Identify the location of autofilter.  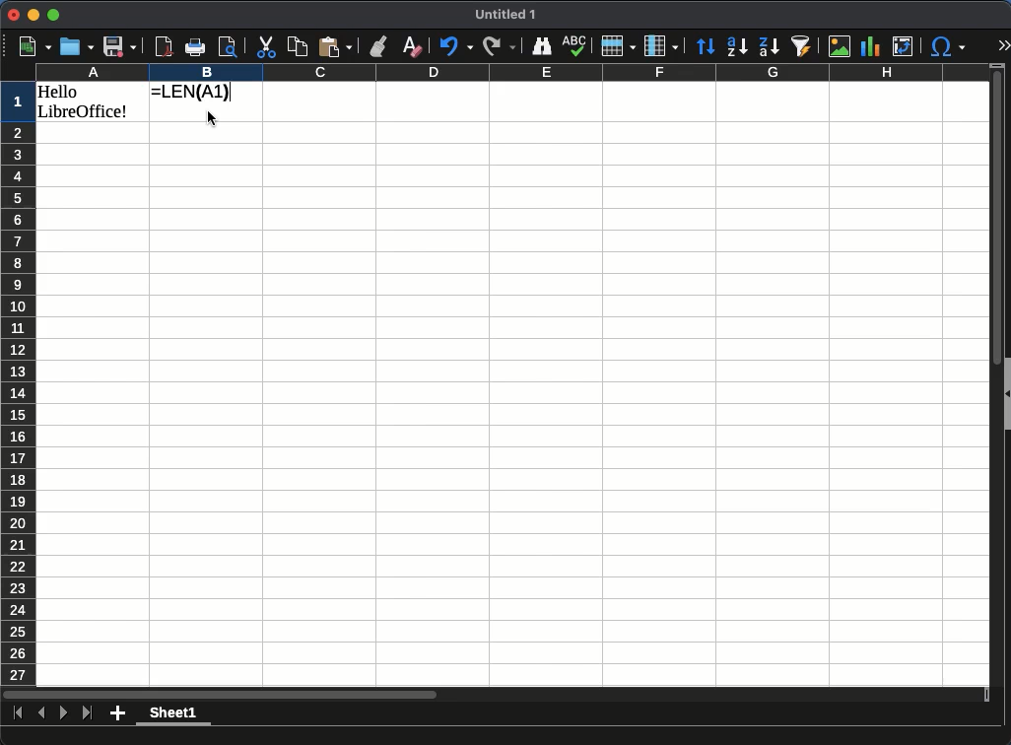
(798, 43).